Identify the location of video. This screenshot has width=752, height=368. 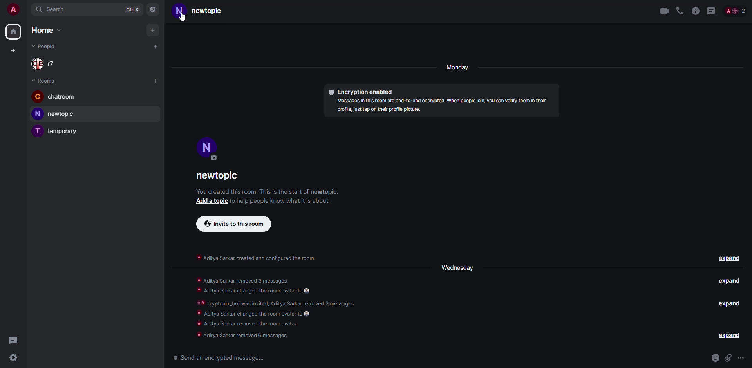
(665, 11).